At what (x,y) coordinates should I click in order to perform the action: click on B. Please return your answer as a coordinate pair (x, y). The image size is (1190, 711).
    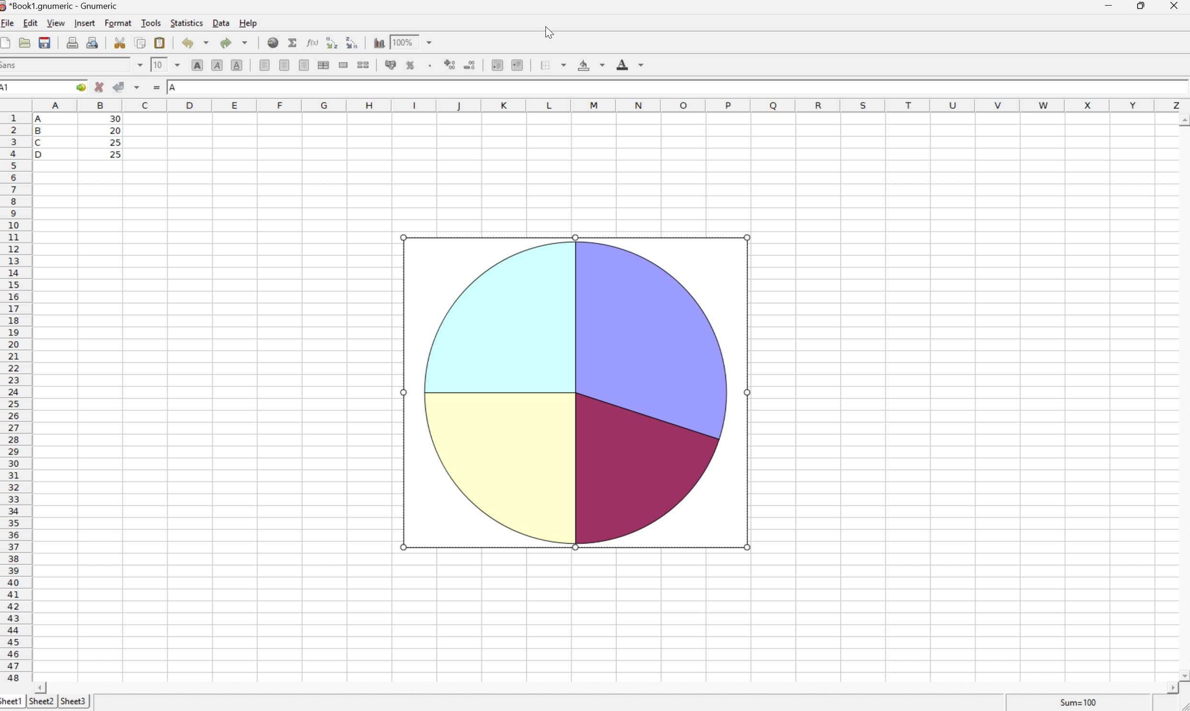
    Looking at the image, I should click on (41, 132).